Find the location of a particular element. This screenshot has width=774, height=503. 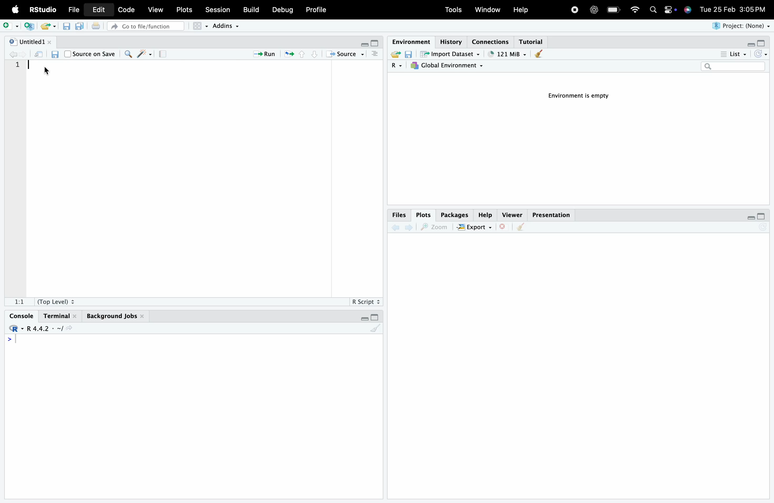

Minimize is located at coordinates (364, 319).